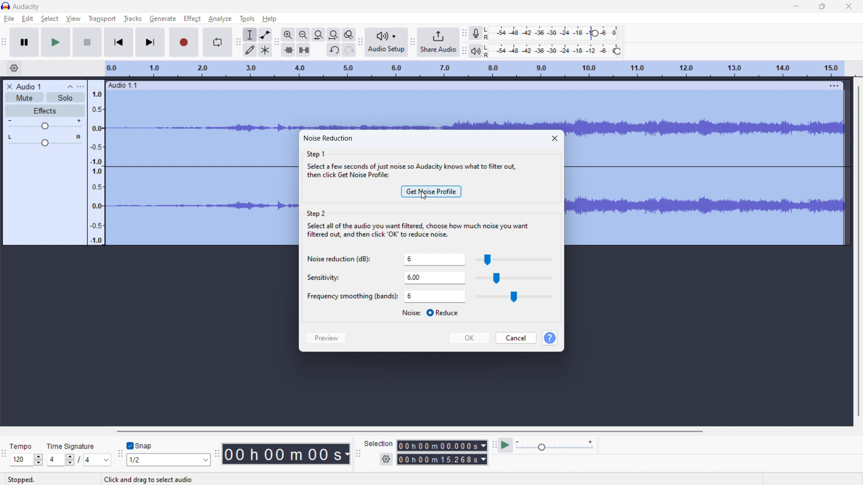 The image size is (863, 485). Describe the element at coordinates (102, 19) in the screenshot. I see `transport` at that location.